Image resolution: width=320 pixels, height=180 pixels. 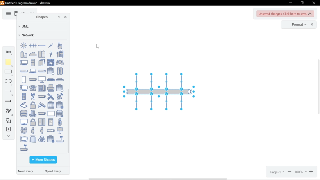 I want to click on rectangle, so click(x=9, y=73).